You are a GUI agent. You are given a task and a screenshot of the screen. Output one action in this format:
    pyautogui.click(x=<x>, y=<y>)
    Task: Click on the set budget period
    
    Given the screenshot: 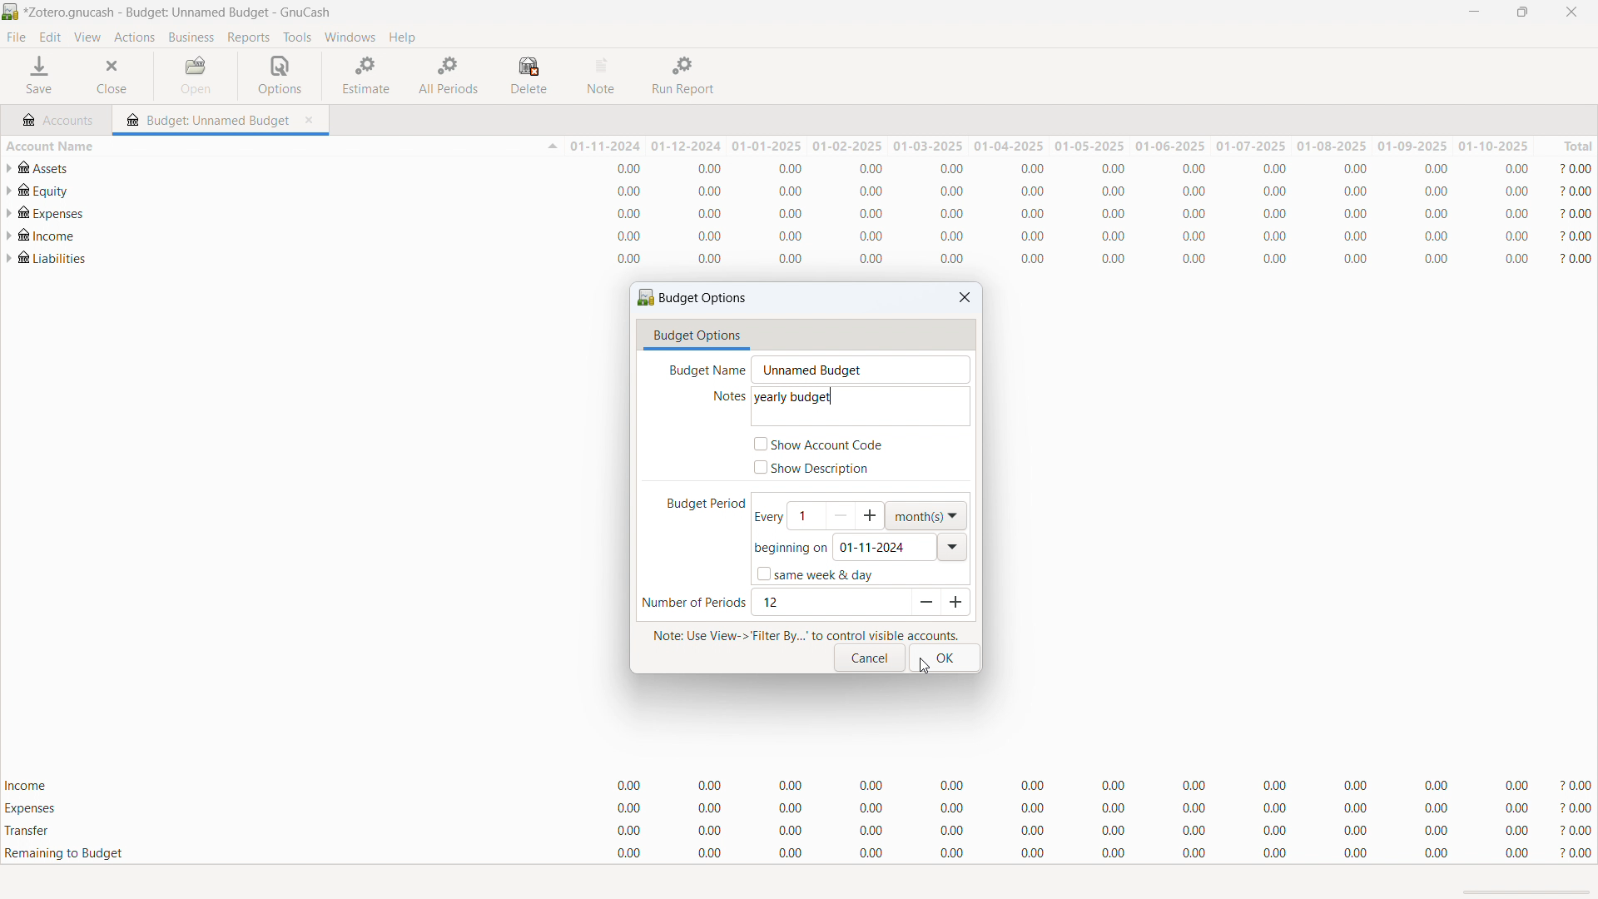 What is the action you would take?
    pyautogui.click(x=836, y=515)
    